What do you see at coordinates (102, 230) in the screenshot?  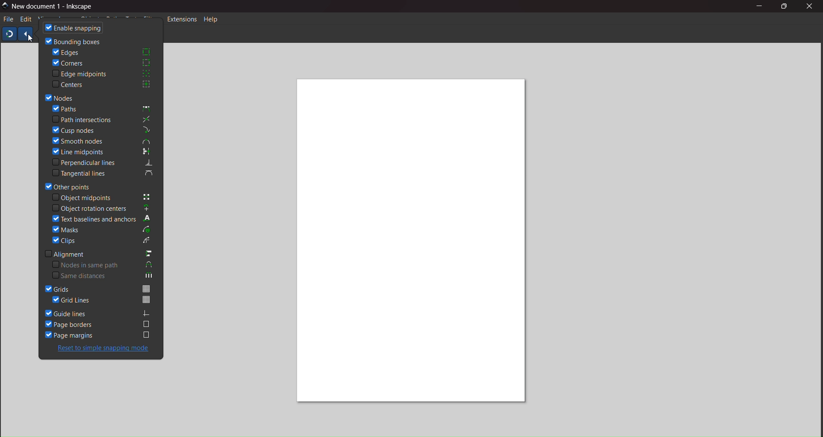 I see `masks` at bounding box center [102, 230].